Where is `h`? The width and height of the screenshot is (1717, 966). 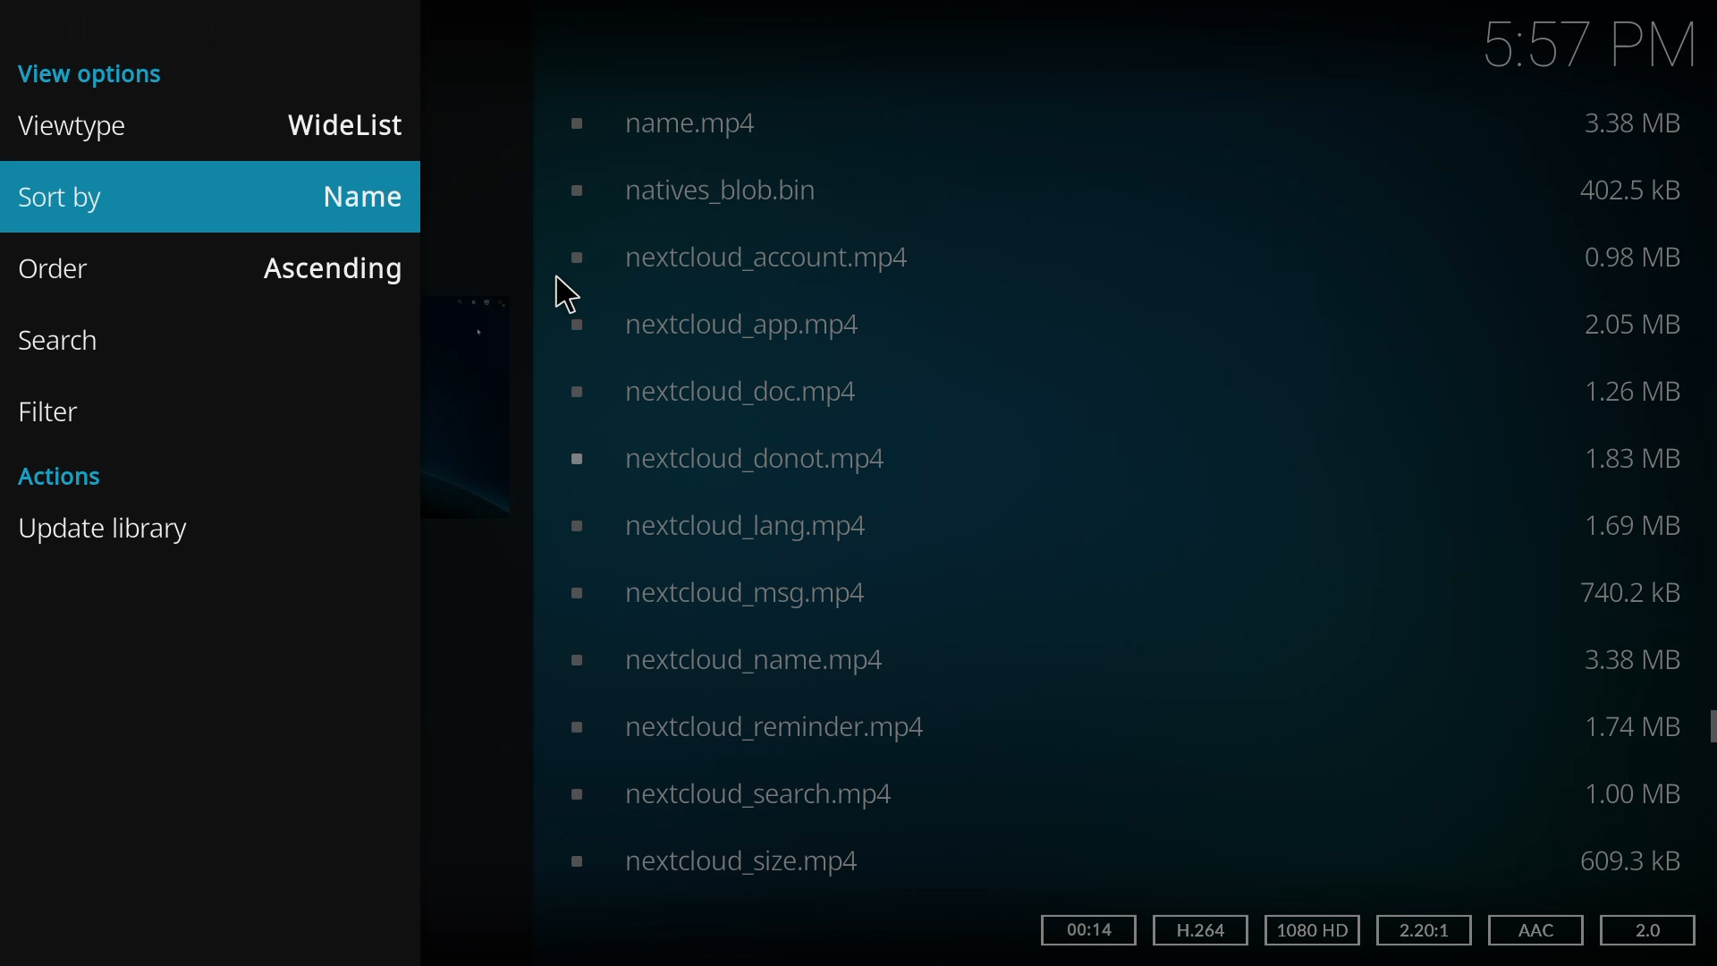 h is located at coordinates (1198, 928).